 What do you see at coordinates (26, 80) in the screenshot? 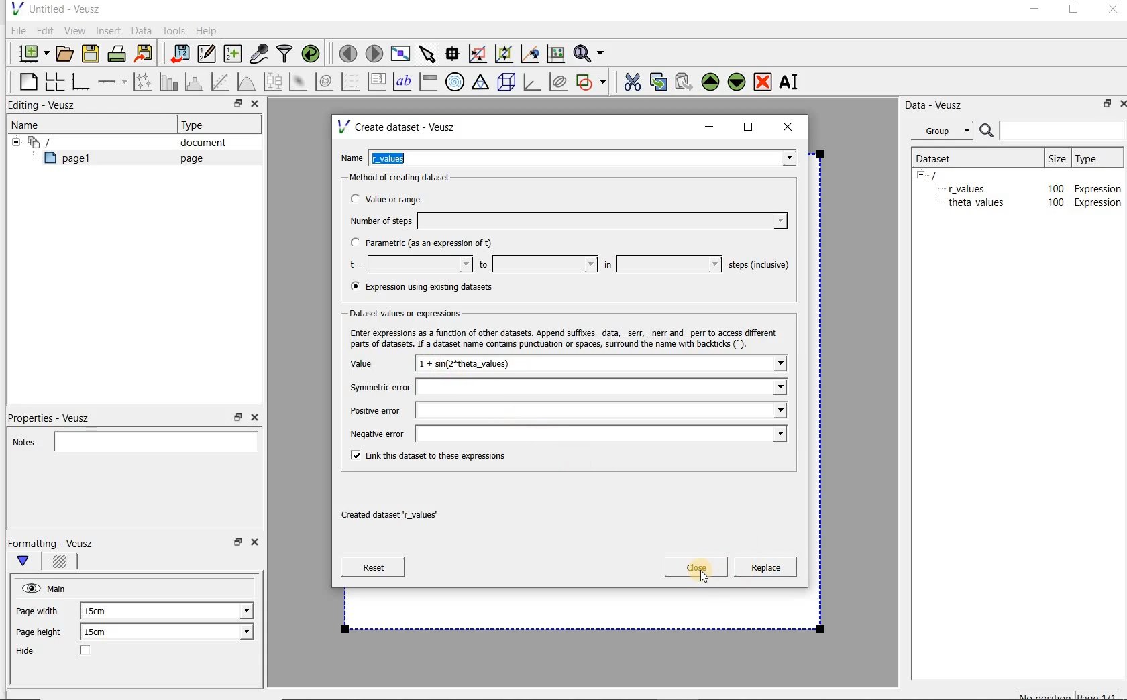
I see `blank page` at bounding box center [26, 80].